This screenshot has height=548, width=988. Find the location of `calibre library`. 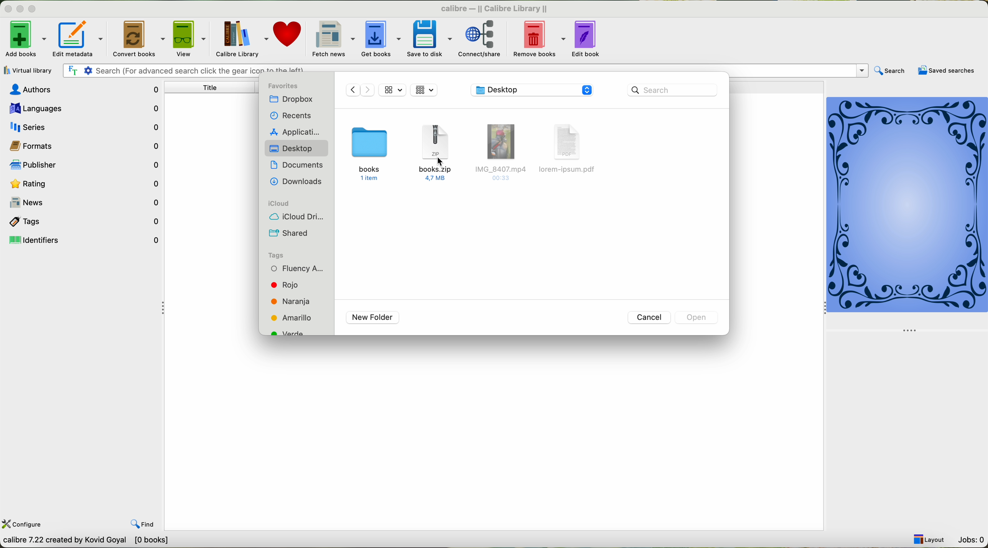

calibre library is located at coordinates (241, 39).